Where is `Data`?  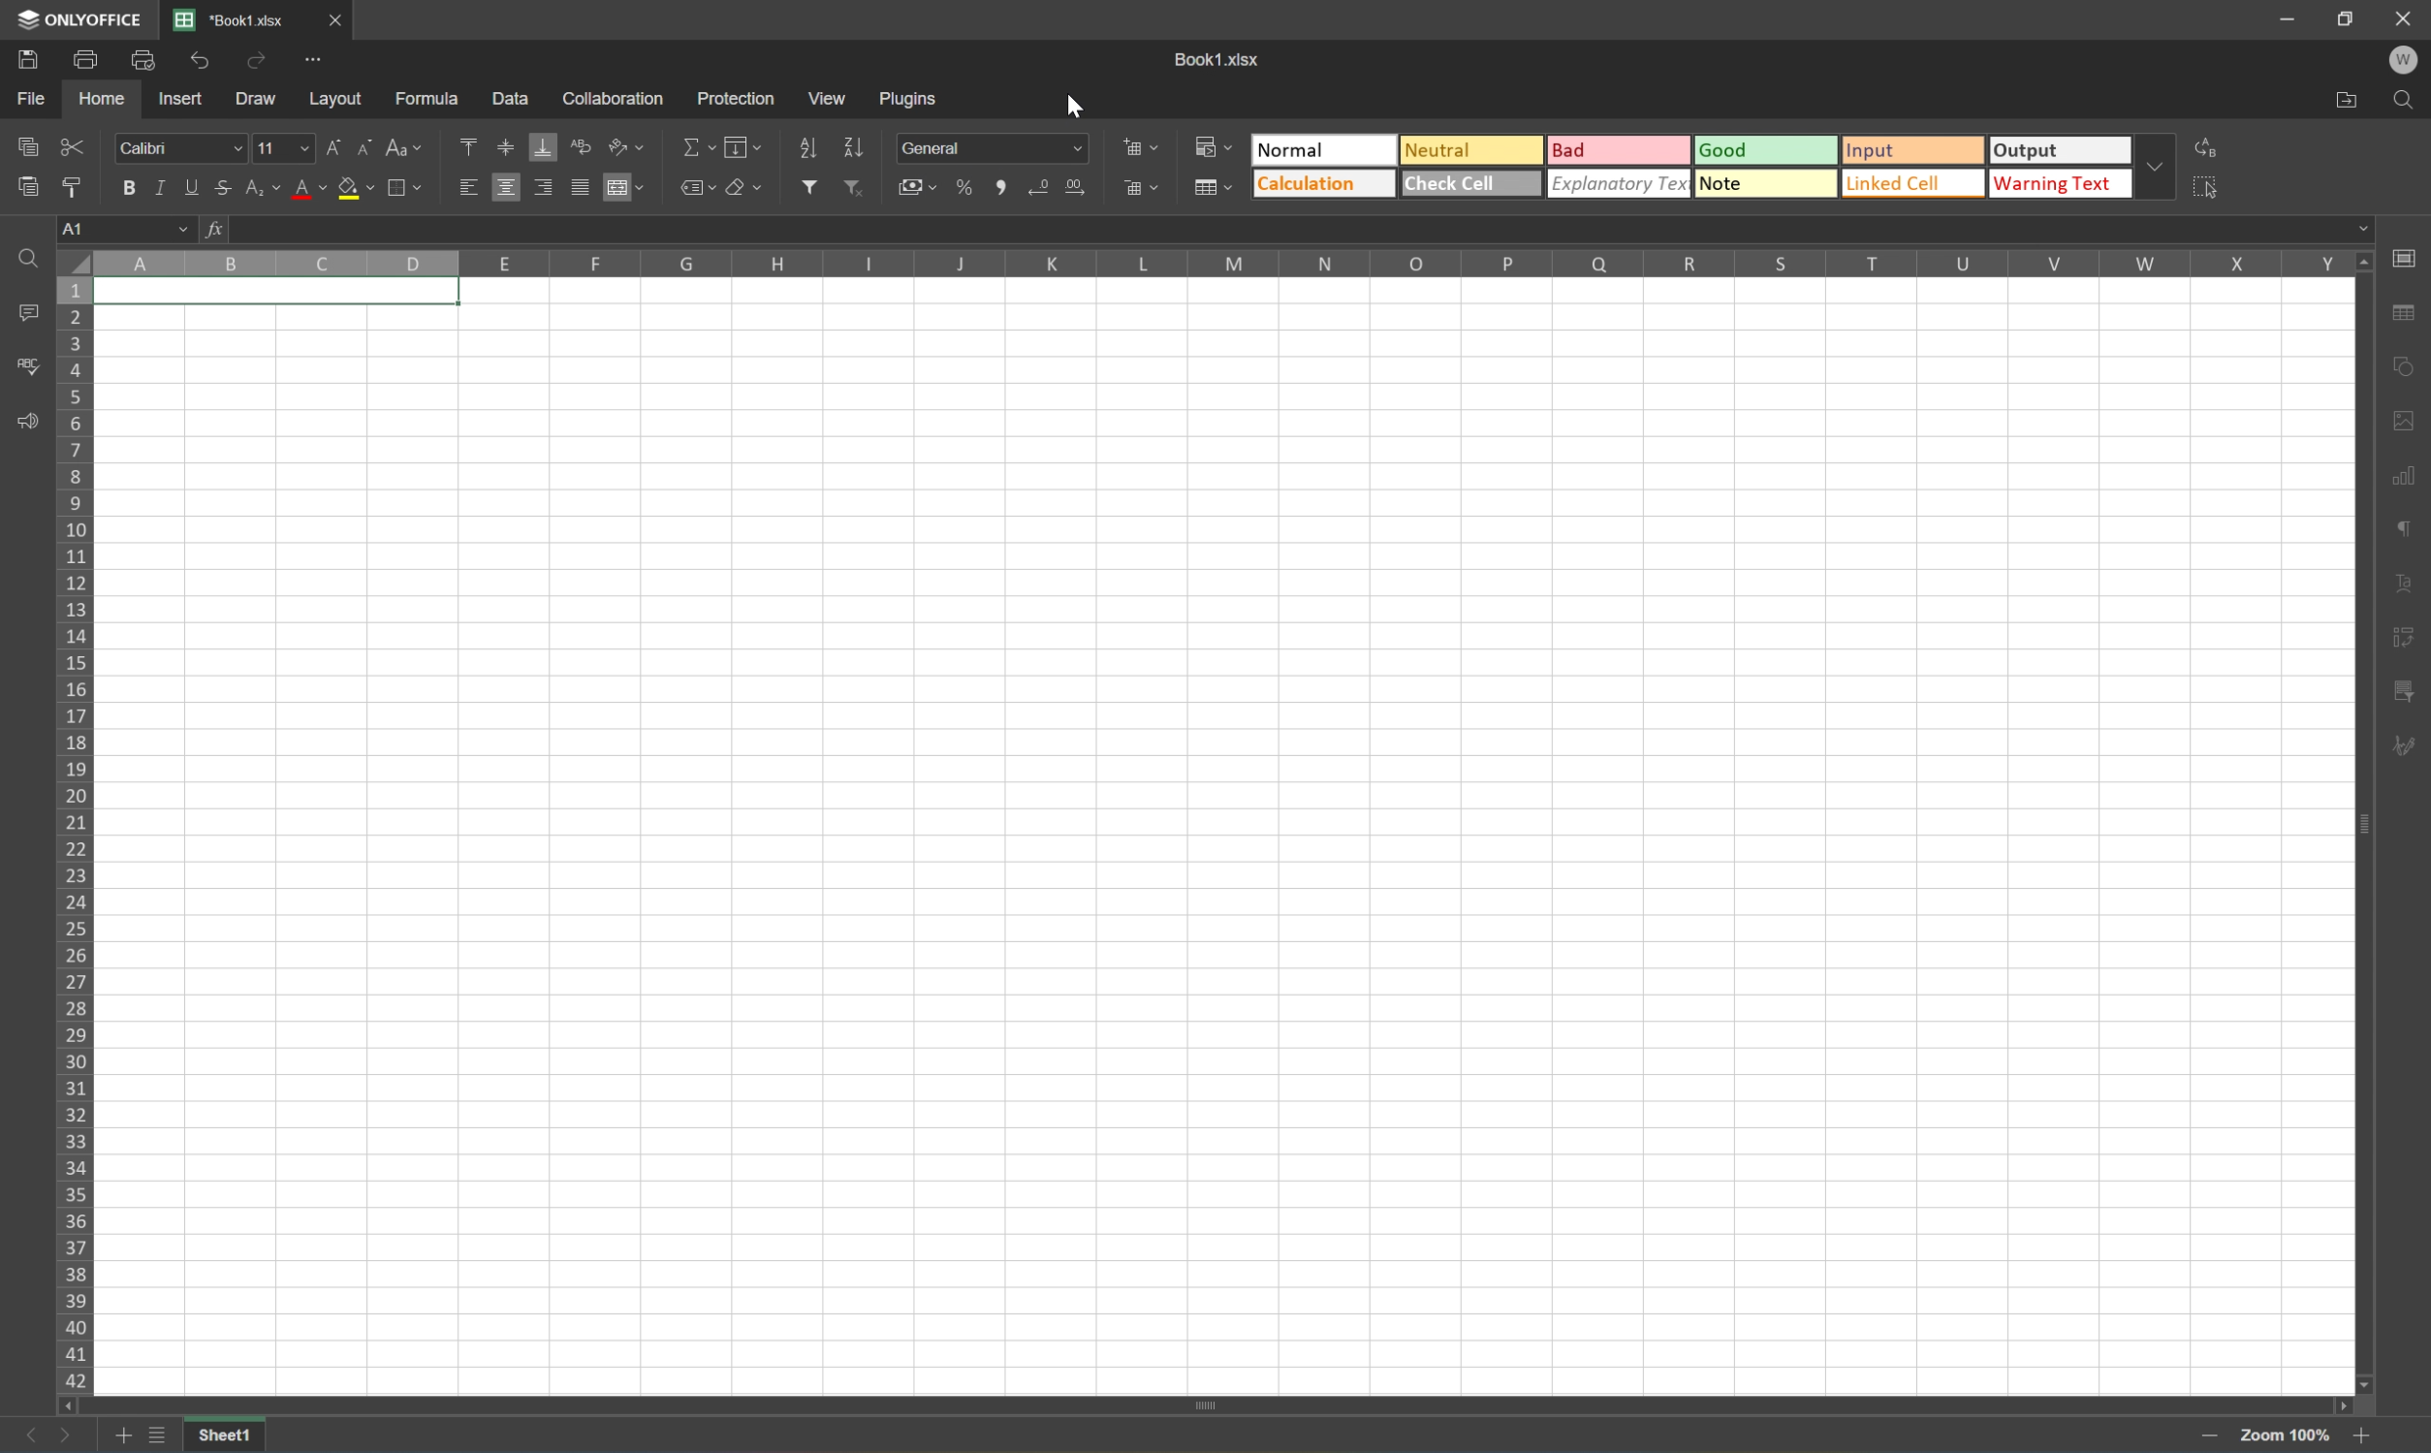 Data is located at coordinates (507, 94).